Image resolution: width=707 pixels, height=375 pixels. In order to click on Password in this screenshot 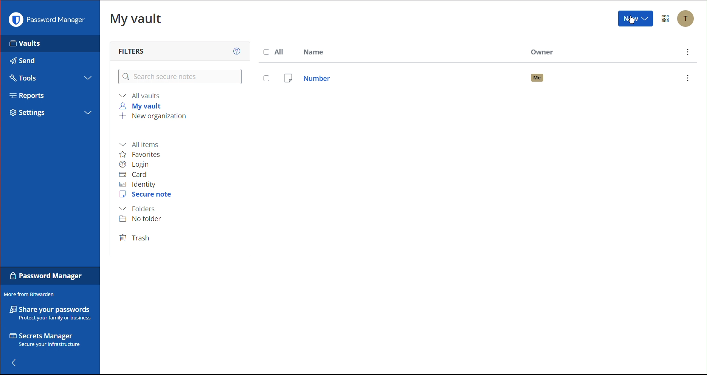, I will do `click(47, 277)`.